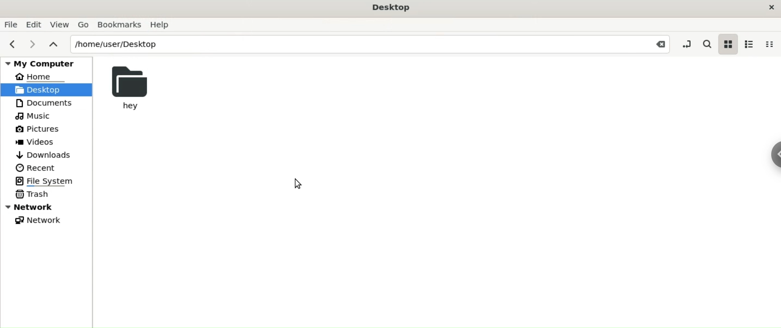  I want to click on /home/user/Desktop, so click(355, 43).